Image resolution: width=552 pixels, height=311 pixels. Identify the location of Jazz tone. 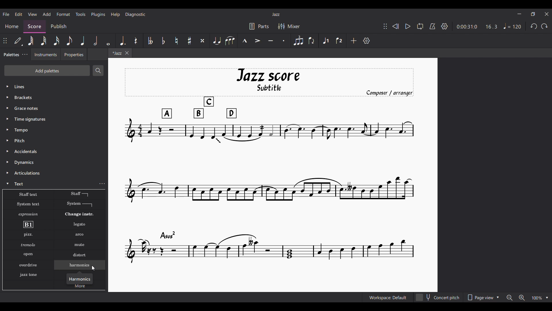
(30, 274).